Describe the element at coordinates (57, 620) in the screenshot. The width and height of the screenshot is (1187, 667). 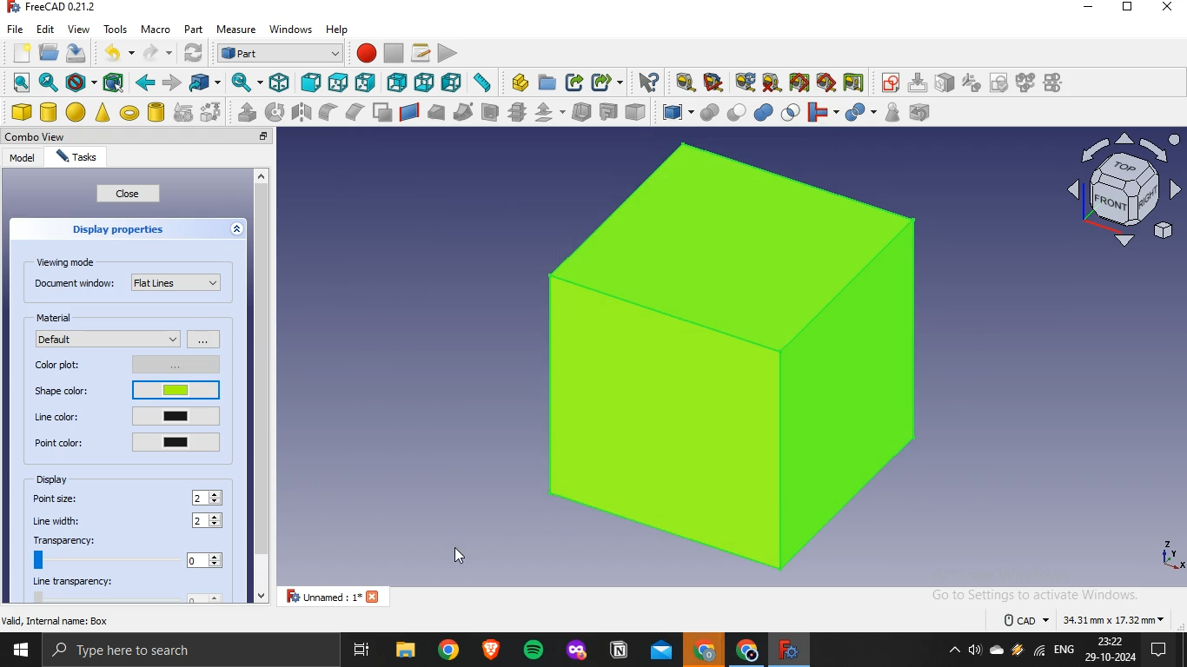
I see `text` at that location.